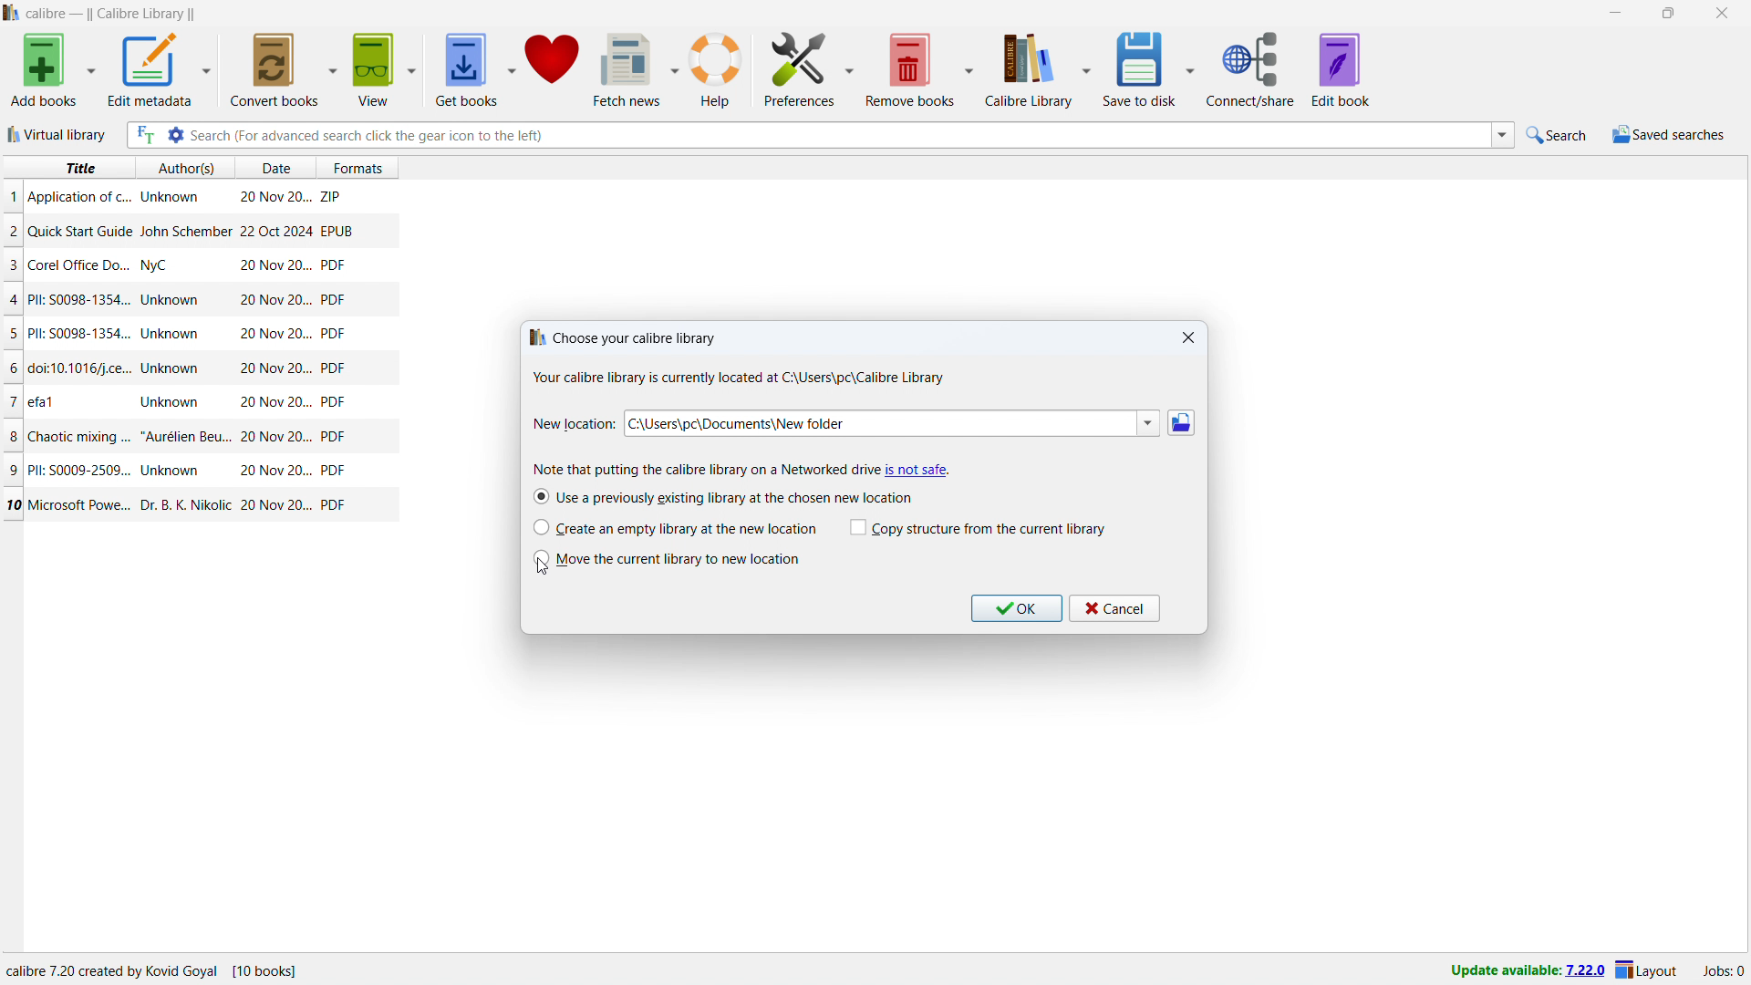 This screenshot has width=1751, height=985. Describe the element at coordinates (1143, 68) in the screenshot. I see `save to disk` at that location.